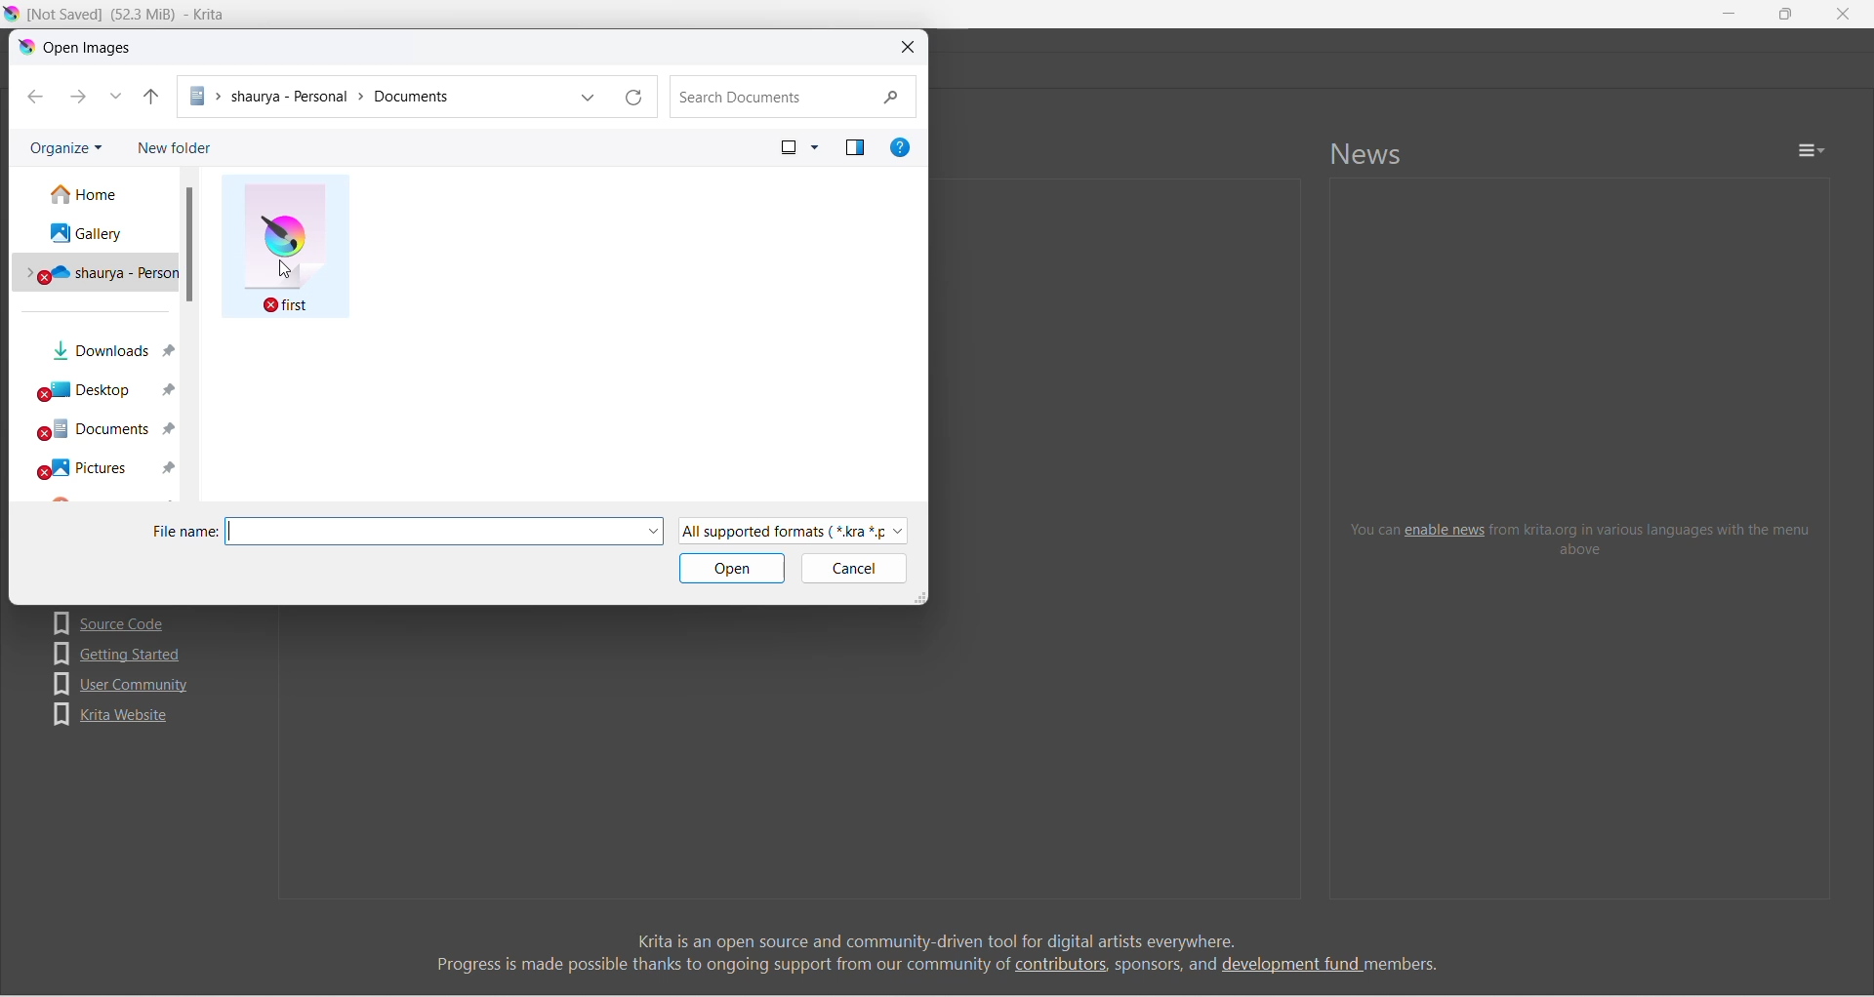  I want to click on recent location, so click(116, 97).